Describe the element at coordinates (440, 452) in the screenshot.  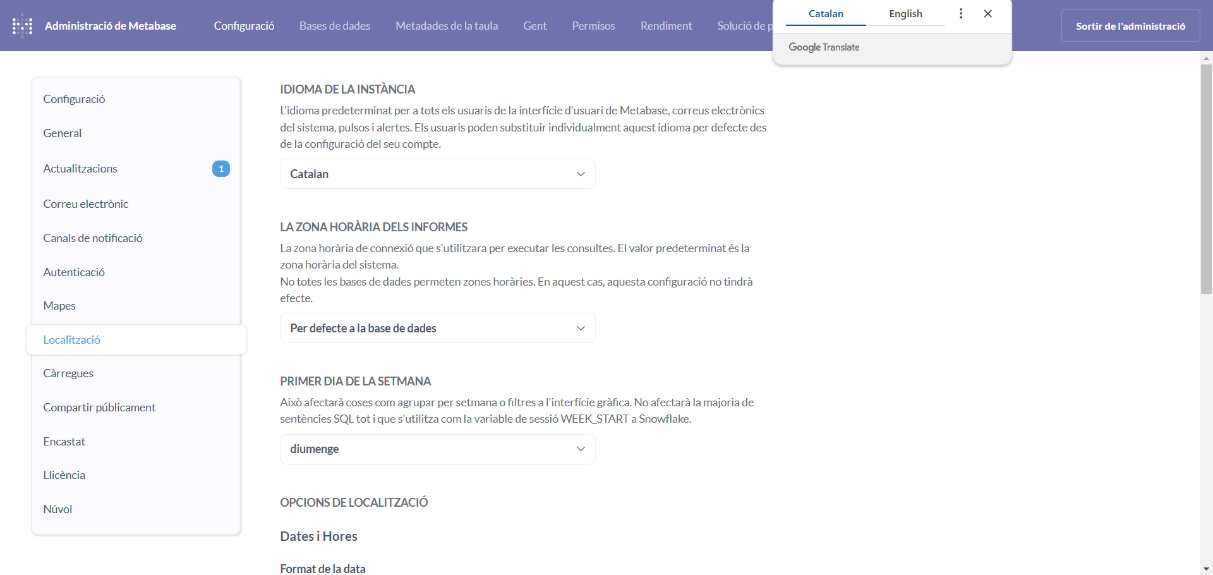
I see `diumenge ` at that location.